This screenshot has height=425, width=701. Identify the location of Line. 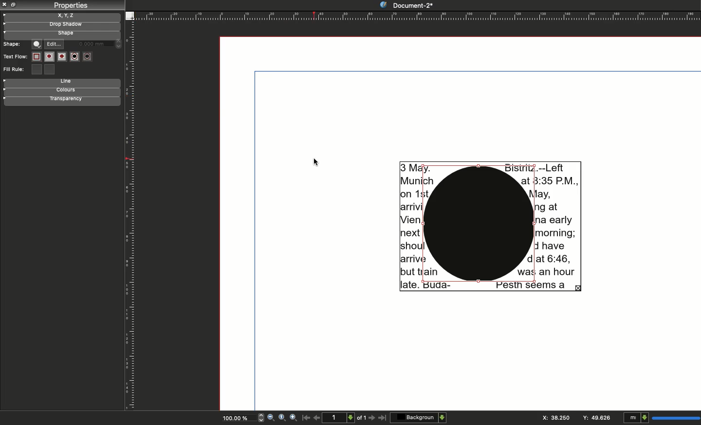
(65, 83).